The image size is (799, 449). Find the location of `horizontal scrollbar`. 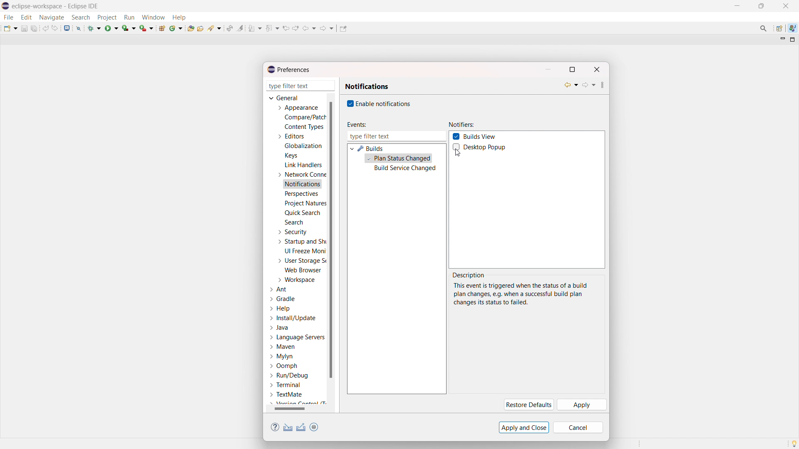

horizontal scrollbar is located at coordinates (290, 408).